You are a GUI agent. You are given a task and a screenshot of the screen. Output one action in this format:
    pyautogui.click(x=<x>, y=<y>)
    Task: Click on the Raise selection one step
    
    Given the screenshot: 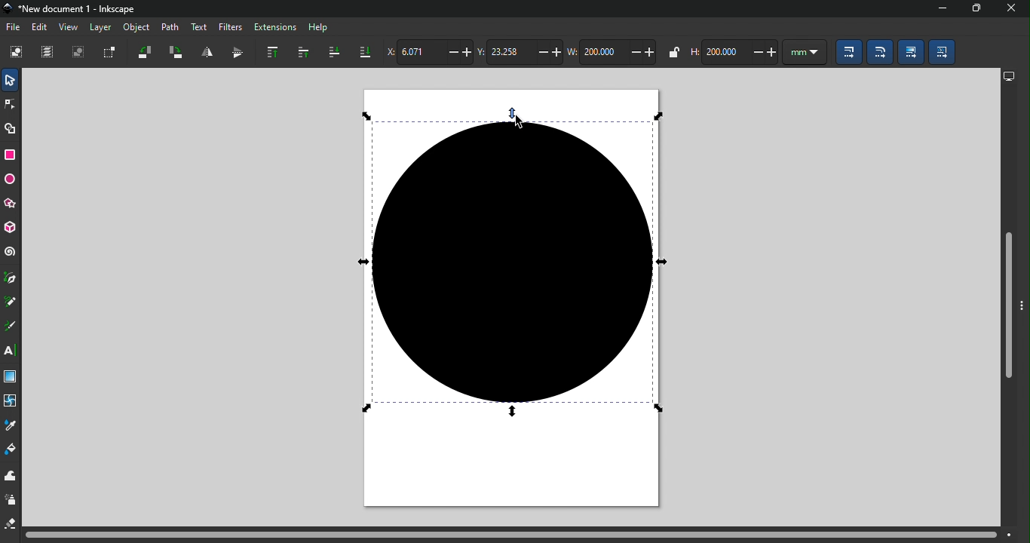 What is the action you would take?
    pyautogui.click(x=303, y=54)
    